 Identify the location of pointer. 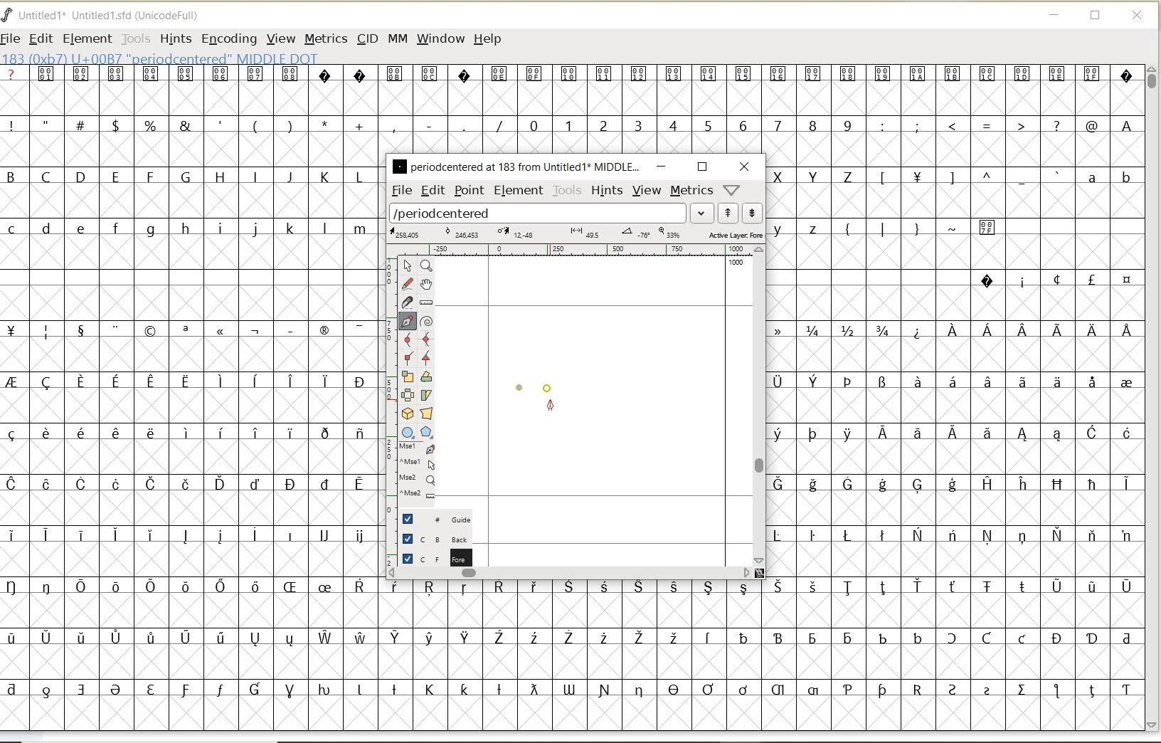
(407, 266).